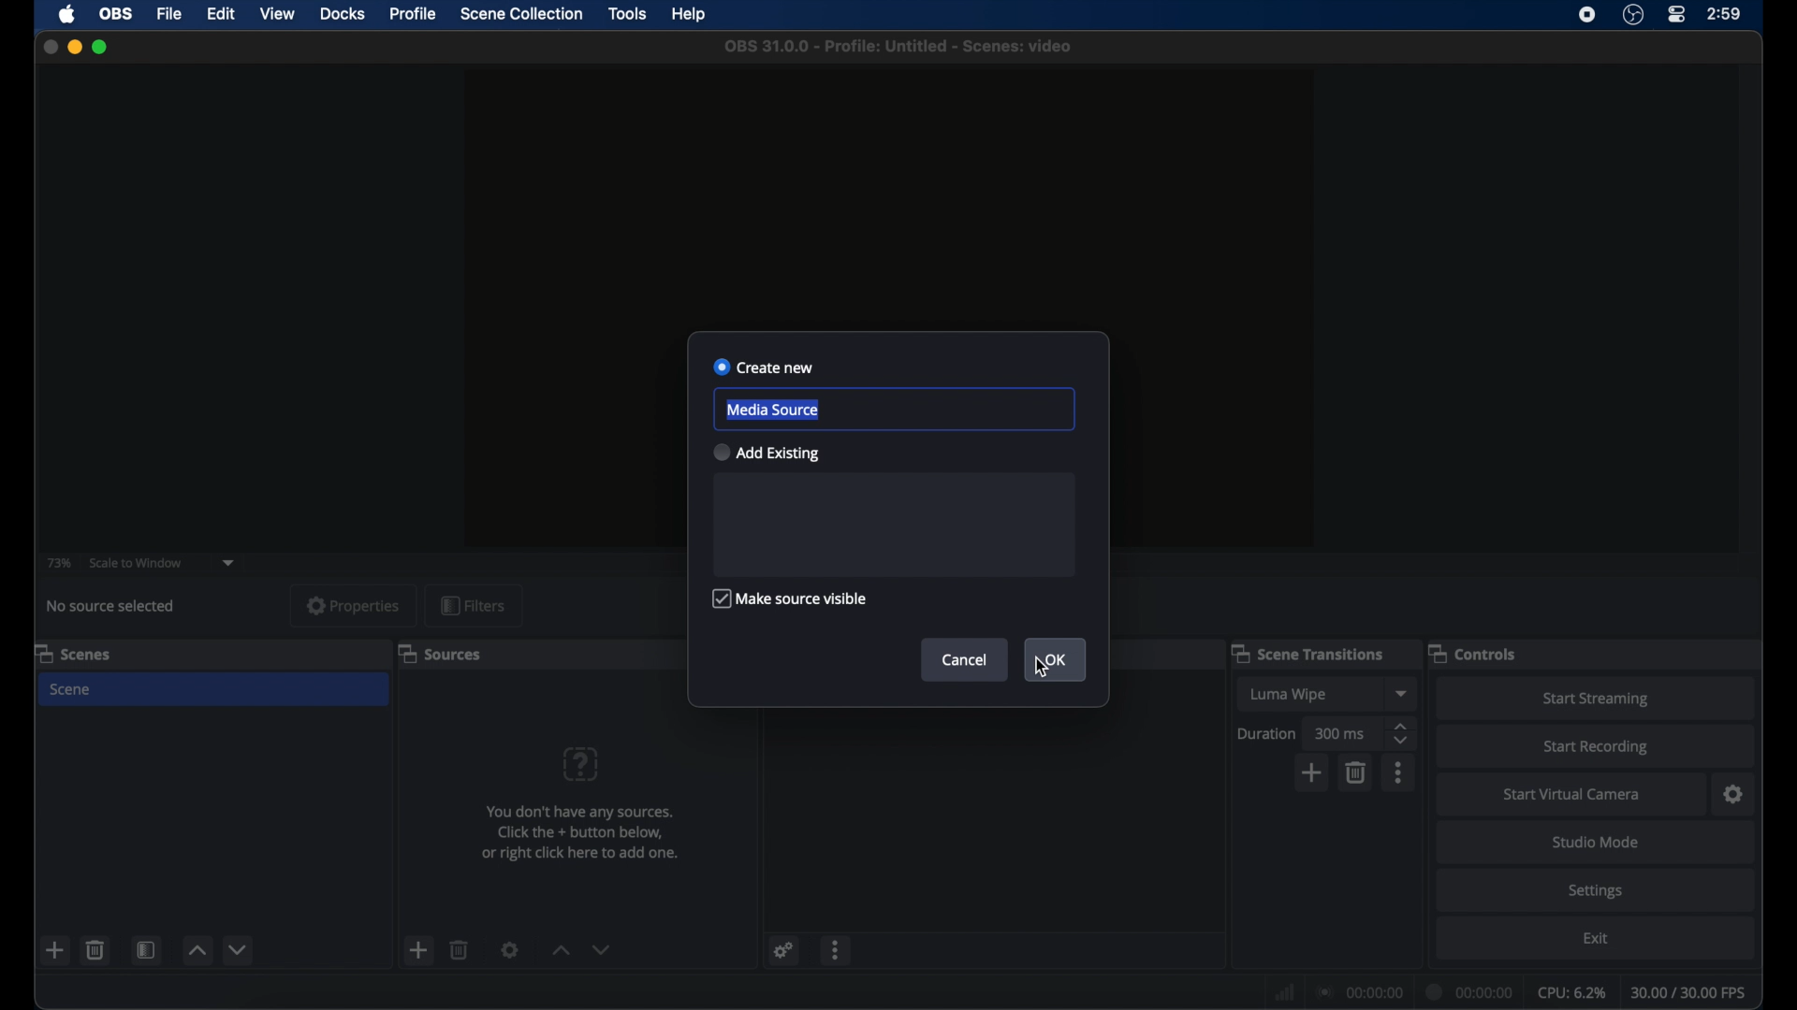 The height and width of the screenshot is (1010, 1797). What do you see at coordinates (561, 951) in the screenshot?
I see `increment` at bounding box center [561, 951].